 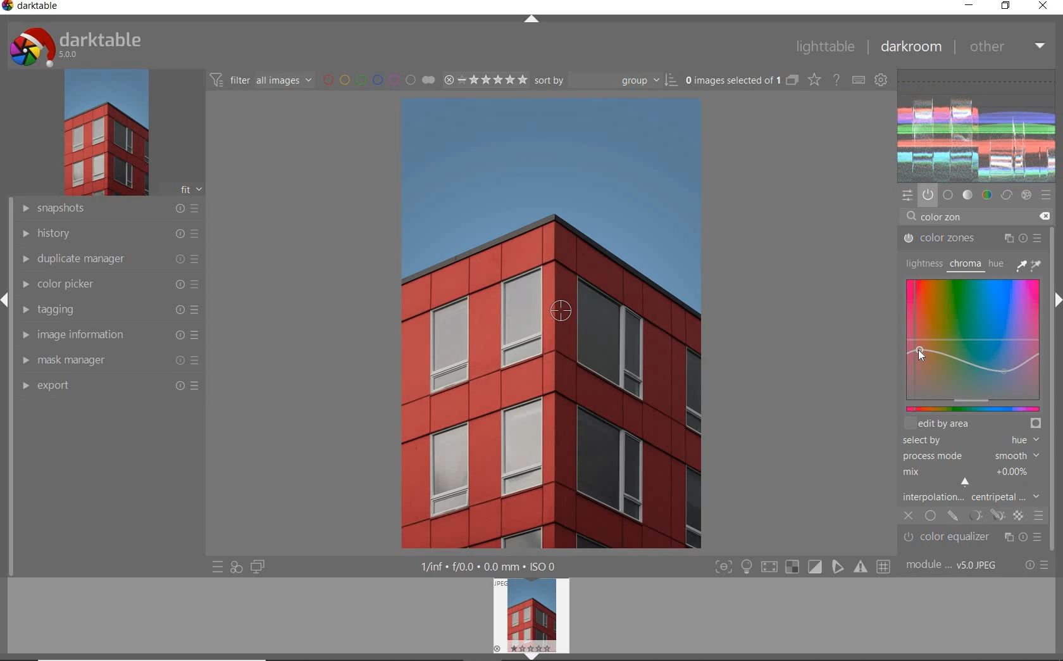 I want to click on COLOR PICKER TOOL POSITION, so click(x=560, y=311).